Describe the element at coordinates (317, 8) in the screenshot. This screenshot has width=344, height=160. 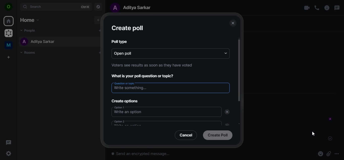
I see `voice call` at that location.